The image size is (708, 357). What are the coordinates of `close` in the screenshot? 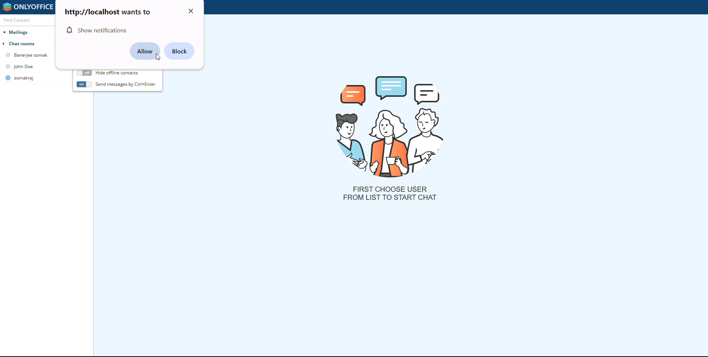 It's located at (191, 11).